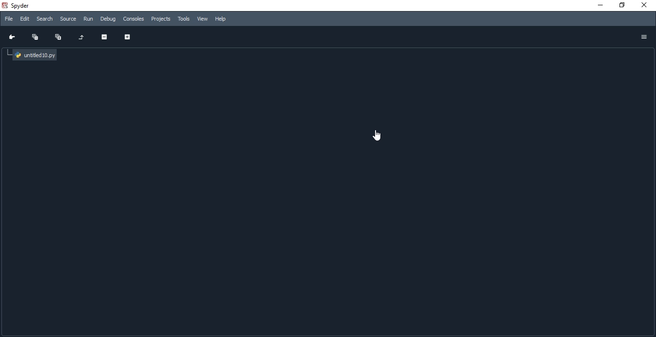  Describe the element at coordinates (221, 18) in the screenshot. I see `Help` at that location.